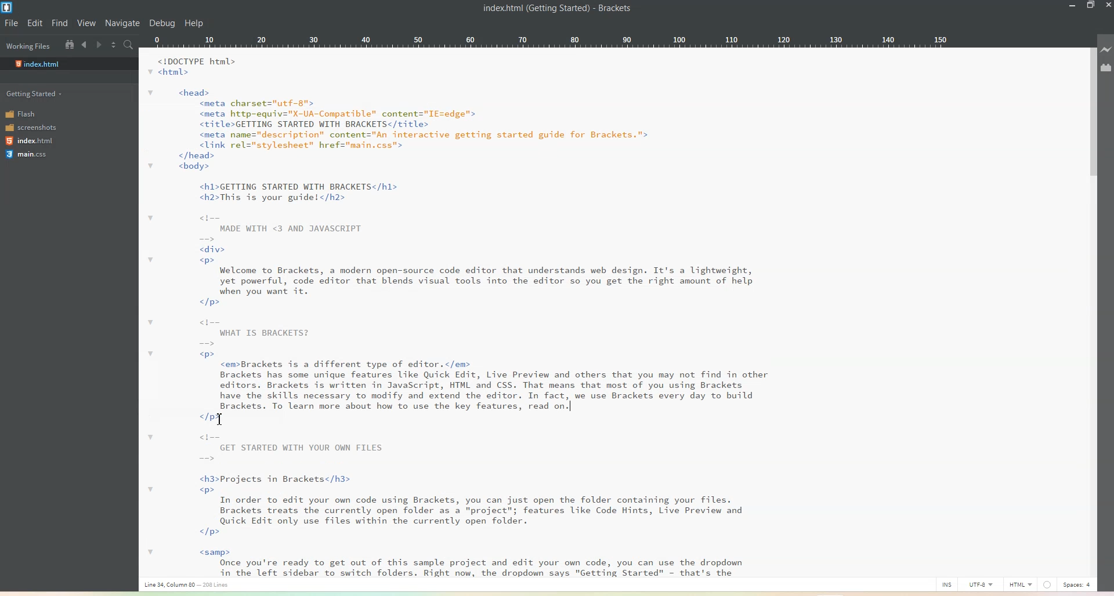  I want to click on index.html, so click(32, 141).